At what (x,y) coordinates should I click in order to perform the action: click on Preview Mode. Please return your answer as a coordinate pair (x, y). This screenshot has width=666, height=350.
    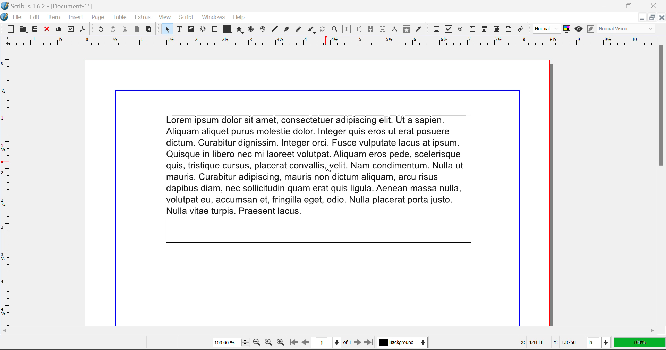
    Looking at the image, I should click on (547, 29).